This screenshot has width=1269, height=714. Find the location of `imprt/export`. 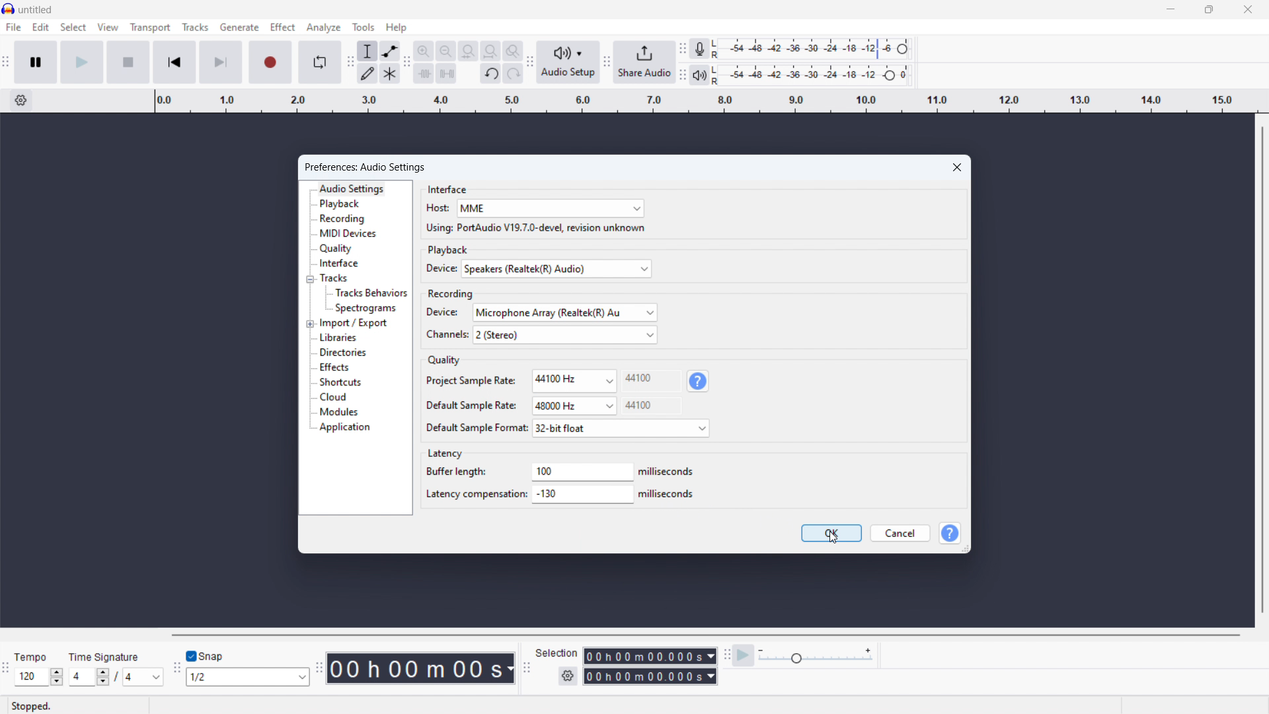

imprt/export is located at coordinates (354, 323).